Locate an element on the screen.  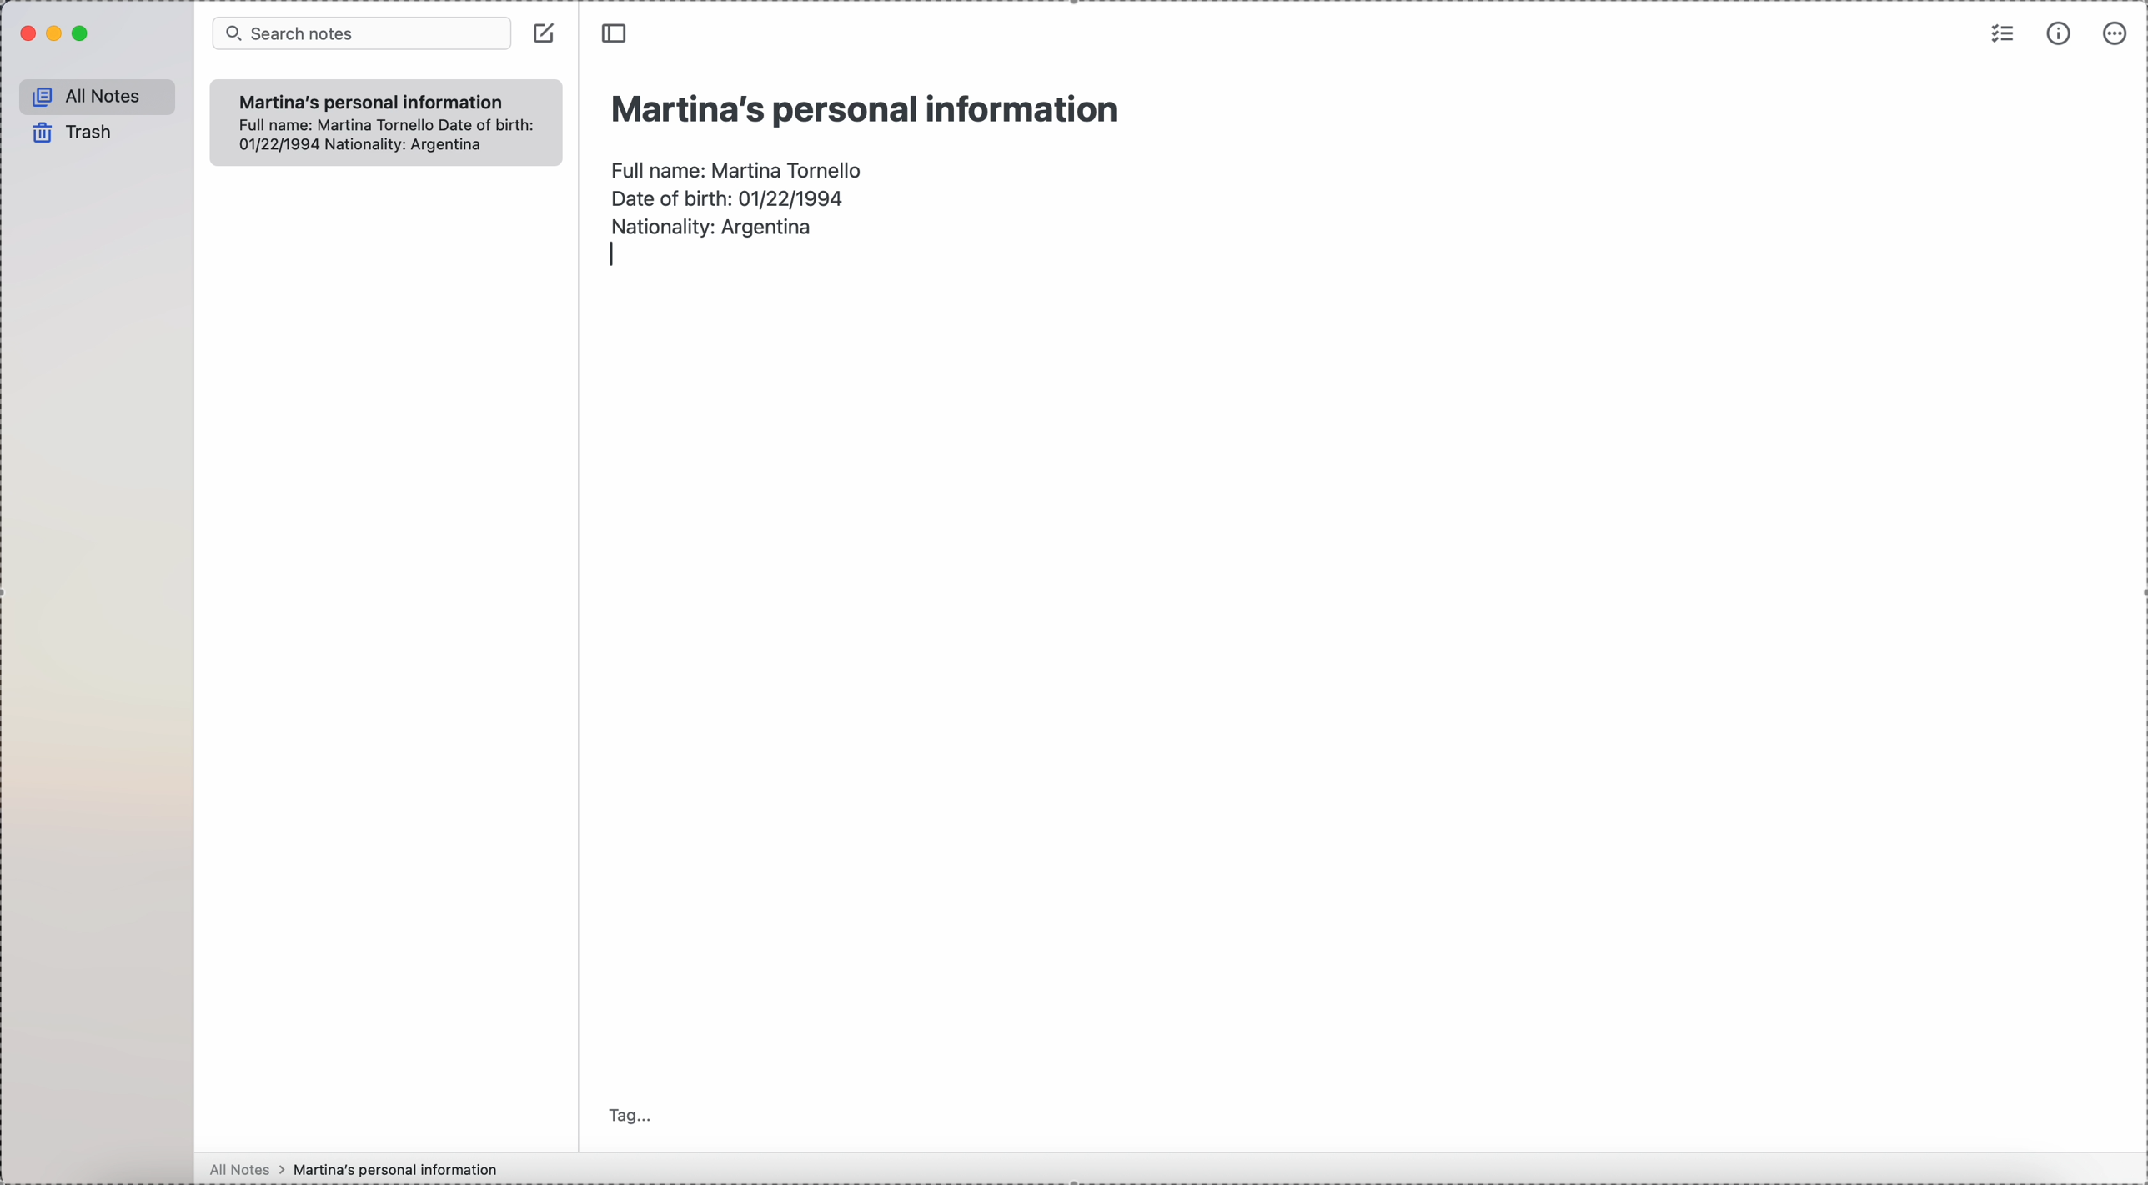
metrics is located at coordinates (2061, 34).